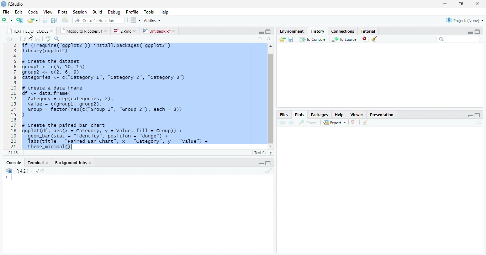 The image size is (486, 255). Describe the element at coordinates (465, 20) in the screenshot. I see `project (none)` at that location.